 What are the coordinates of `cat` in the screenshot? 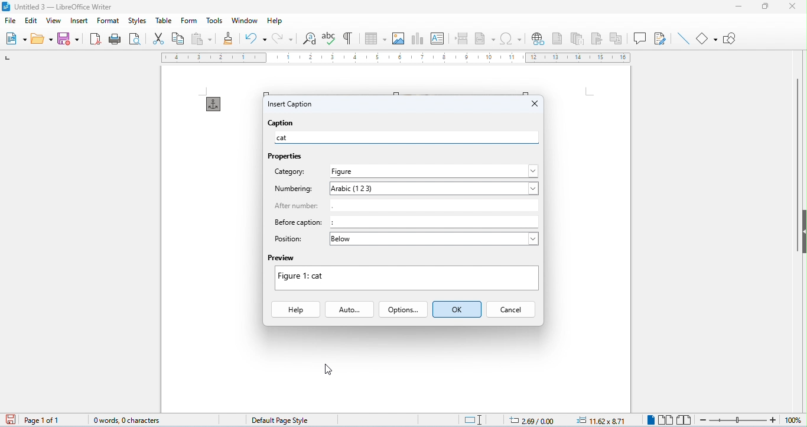 It's located at (286, 138).